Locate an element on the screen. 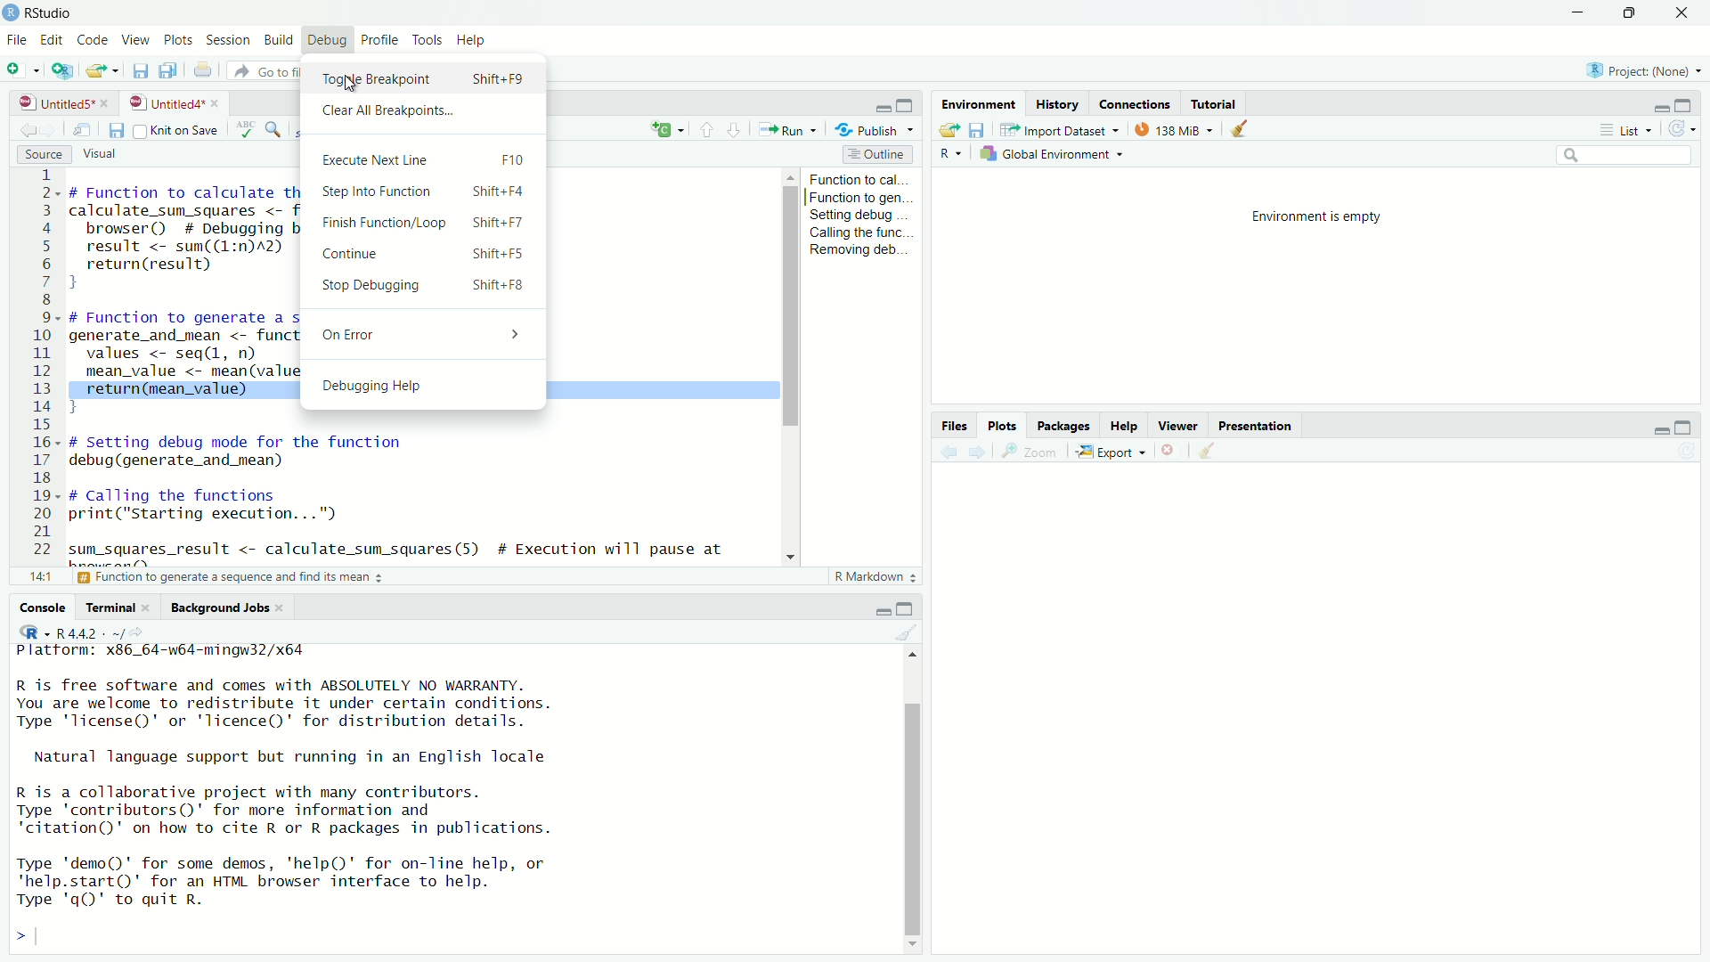  clear console is located at coordinates (908, 631).